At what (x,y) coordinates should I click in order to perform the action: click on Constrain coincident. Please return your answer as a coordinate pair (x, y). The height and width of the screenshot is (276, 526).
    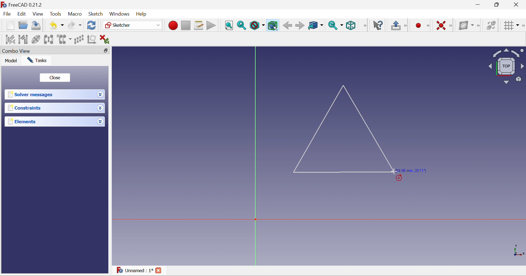
    Looking at the image, I should click on (441, 26).